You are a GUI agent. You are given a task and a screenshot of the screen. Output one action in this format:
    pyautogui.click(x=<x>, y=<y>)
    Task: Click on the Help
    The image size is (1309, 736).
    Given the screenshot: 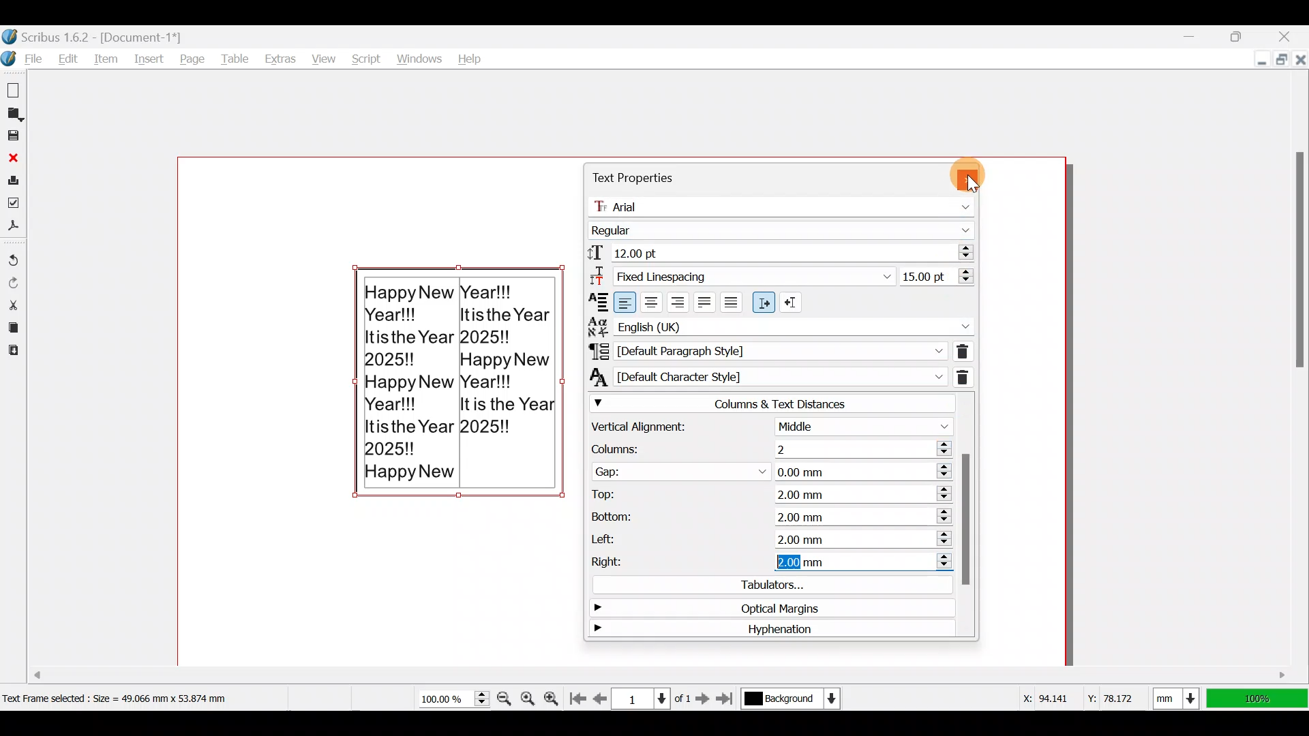 What is the action you would take?
    pyautogui.click(x=470, y=56)
    